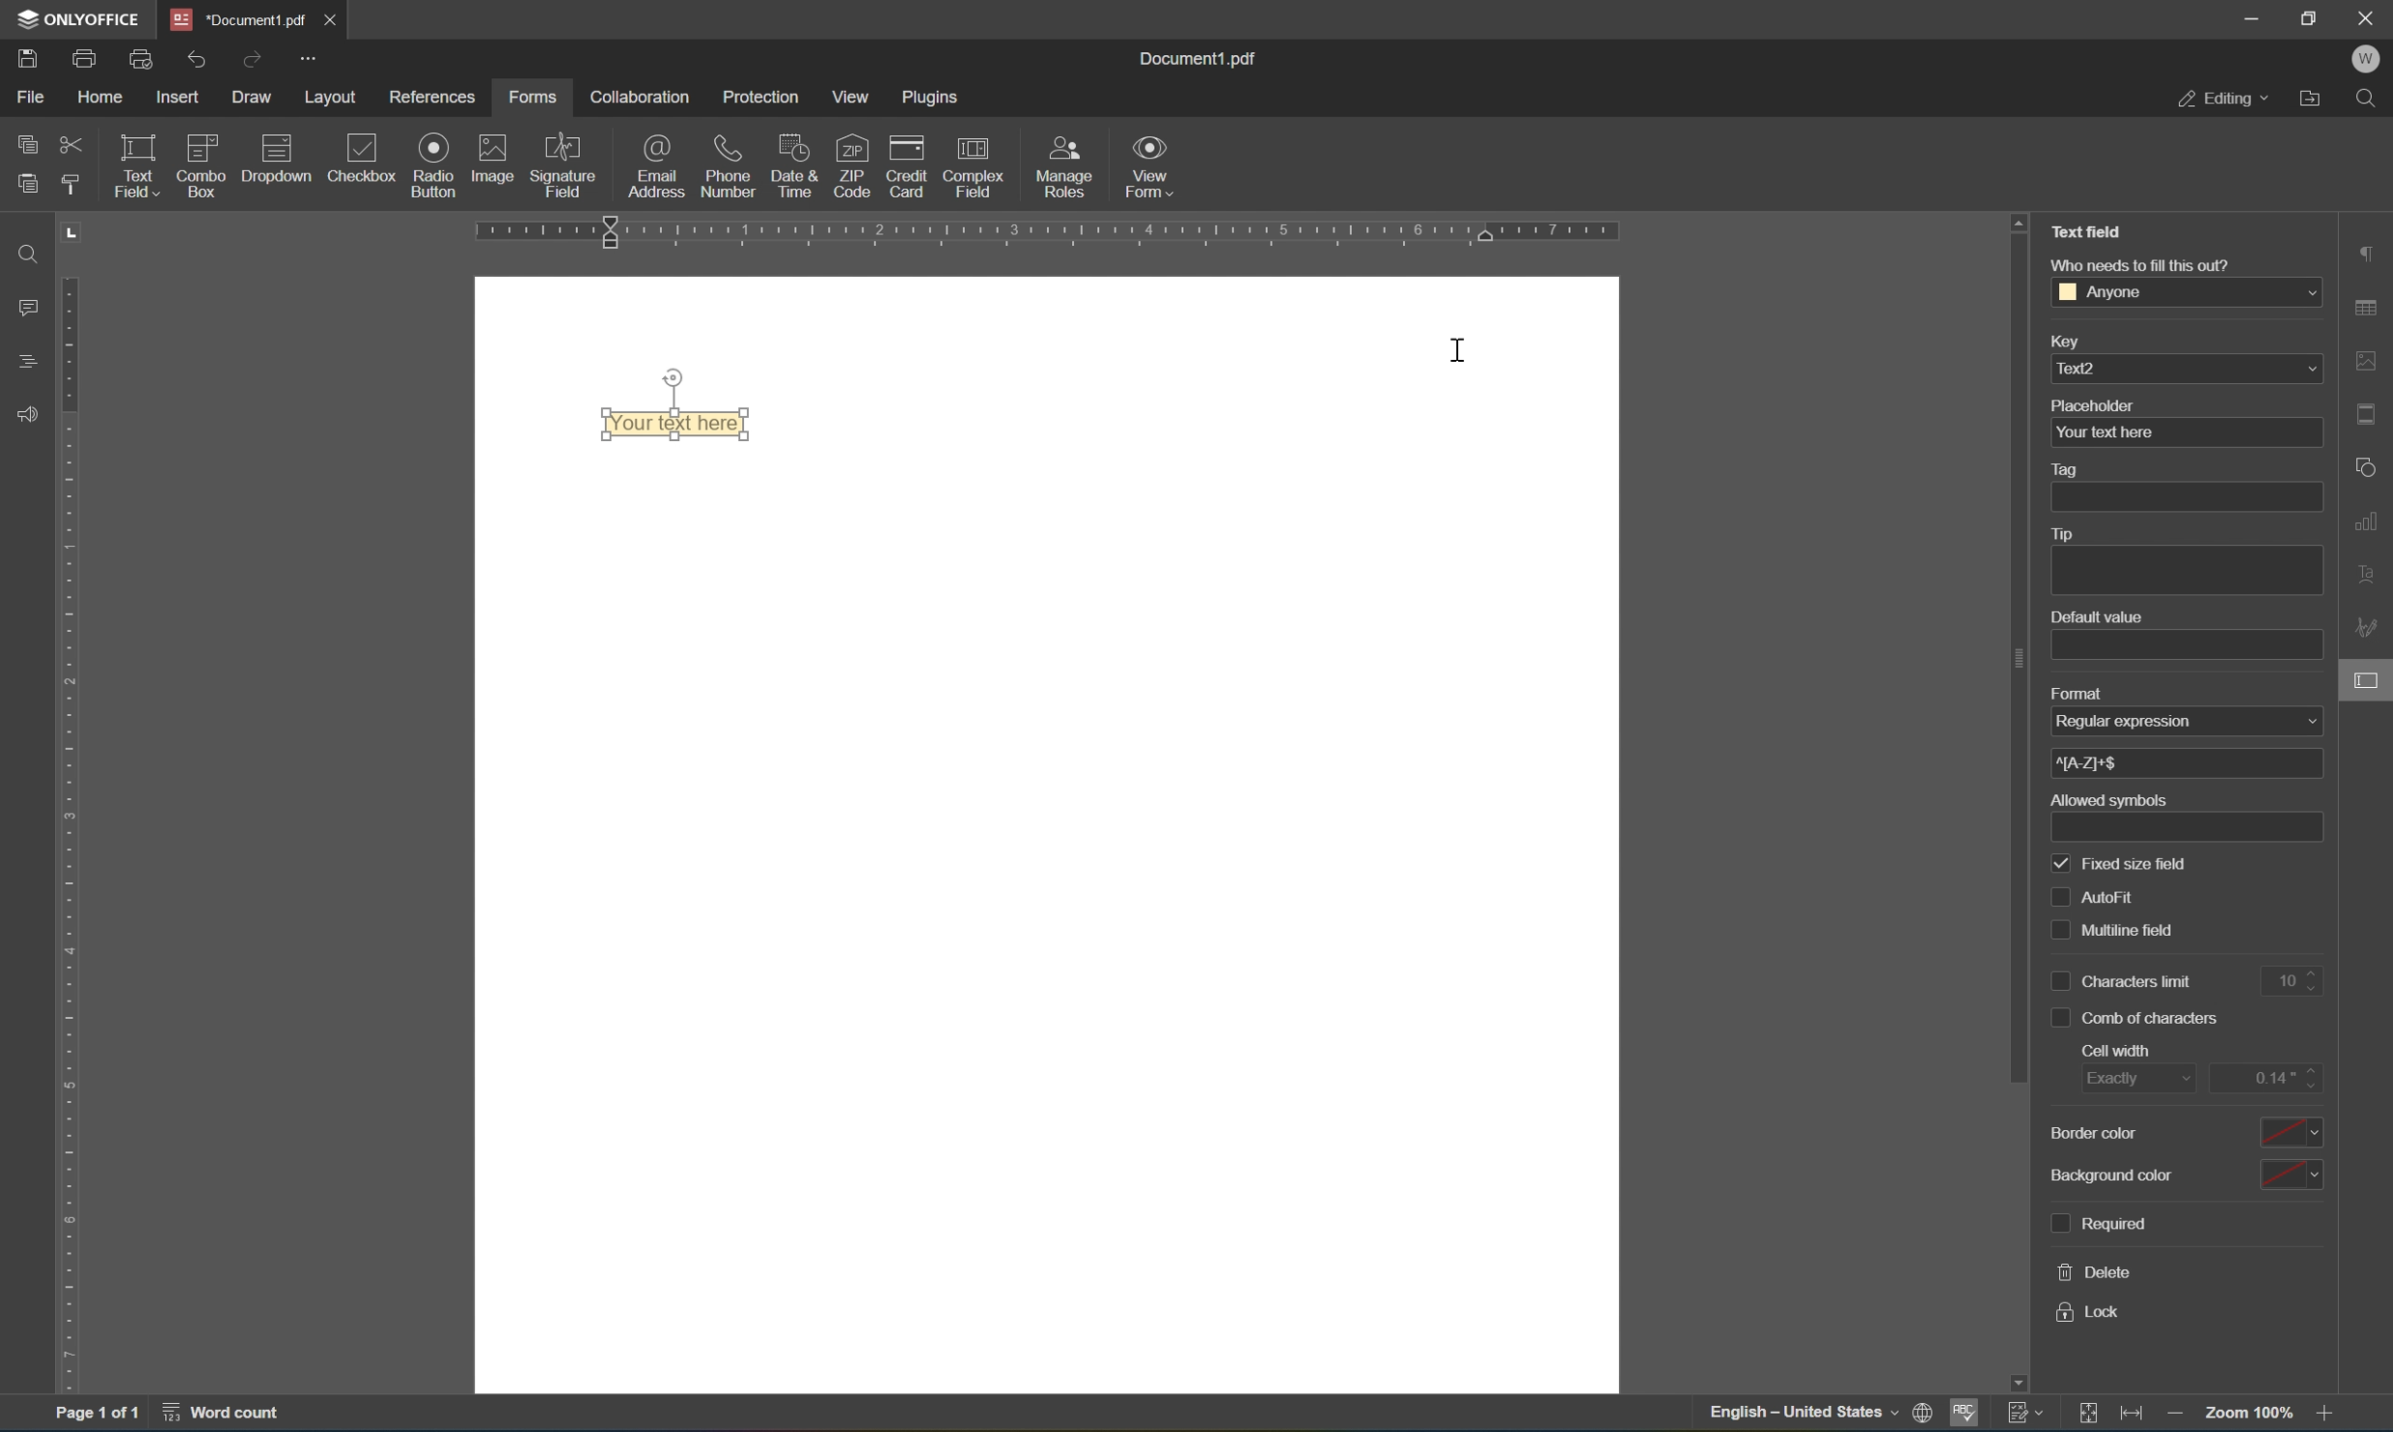  I want to click on undo, so click(198, 59).